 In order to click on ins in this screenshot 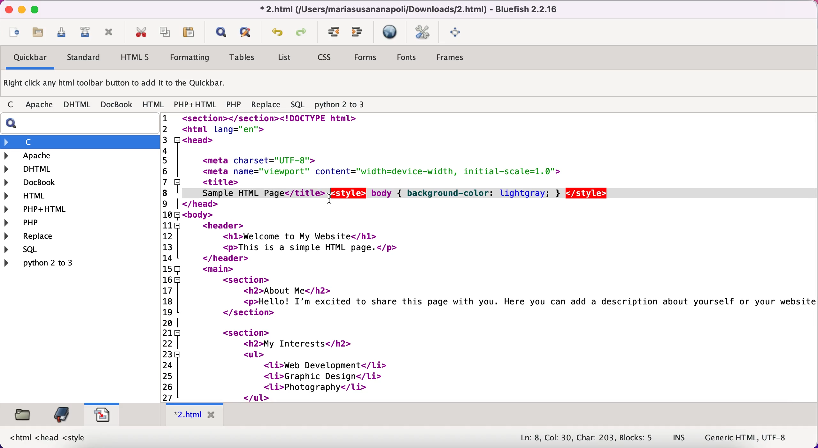, I will do `click(679, 438)`.